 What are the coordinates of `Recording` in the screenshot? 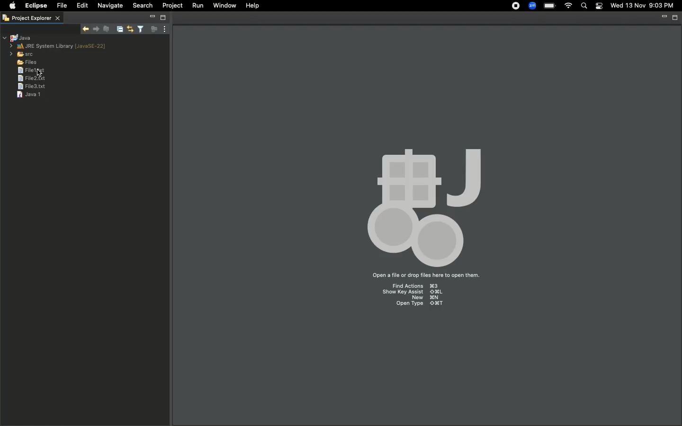 It's located at (513, 7).